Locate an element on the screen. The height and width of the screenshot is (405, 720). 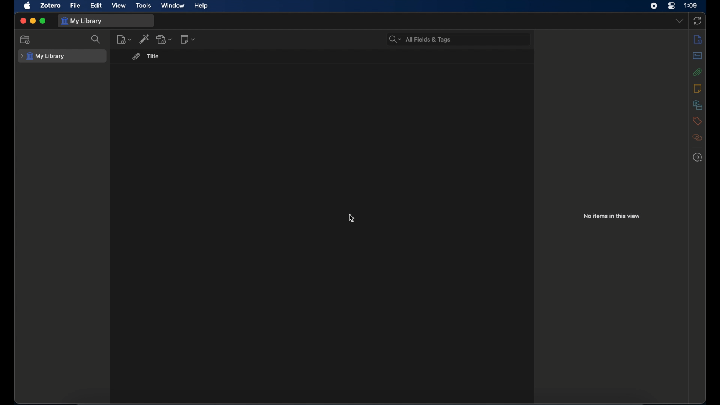
my library is located at coordinates (83, 21).